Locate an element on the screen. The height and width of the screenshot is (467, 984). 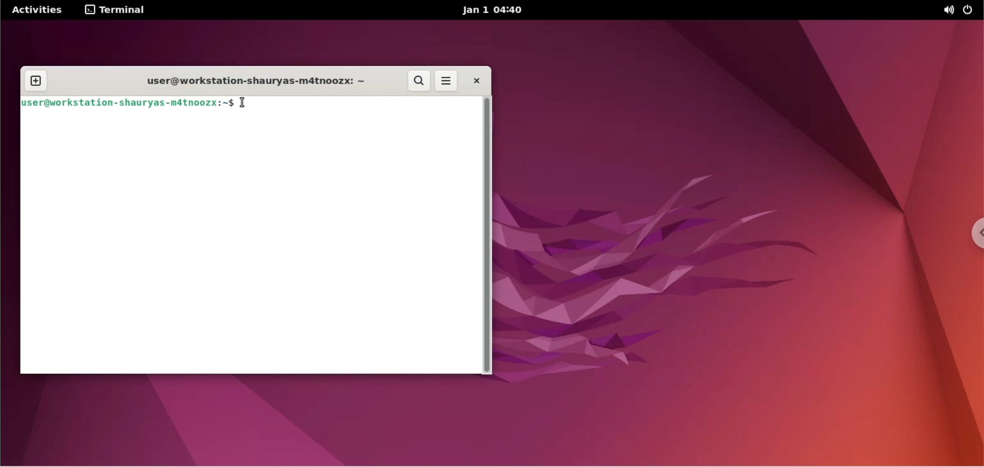
command input box is located at coordinates (249, 245).